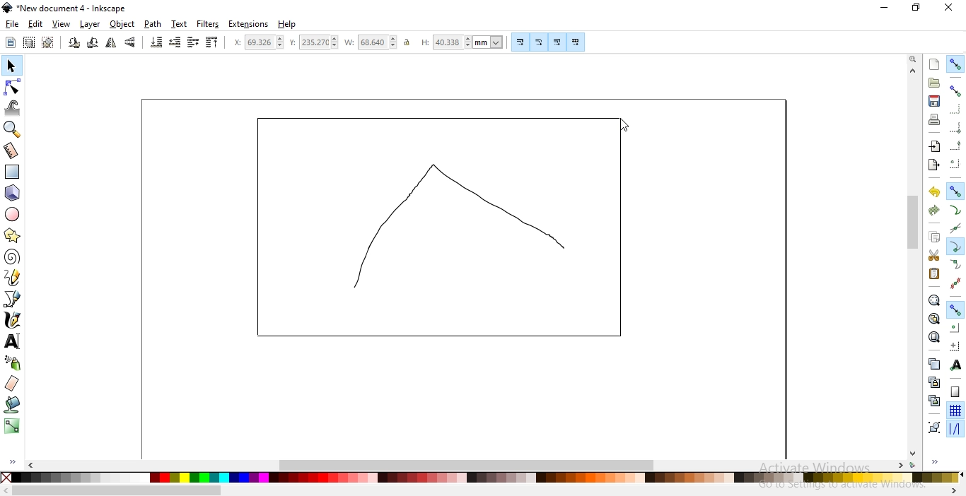 The width and height of the screenshot is (966, 496). Describe the element at coordinates (73, 43) in the screenshot. I see `rotate 90 counter clockwise` at that location.